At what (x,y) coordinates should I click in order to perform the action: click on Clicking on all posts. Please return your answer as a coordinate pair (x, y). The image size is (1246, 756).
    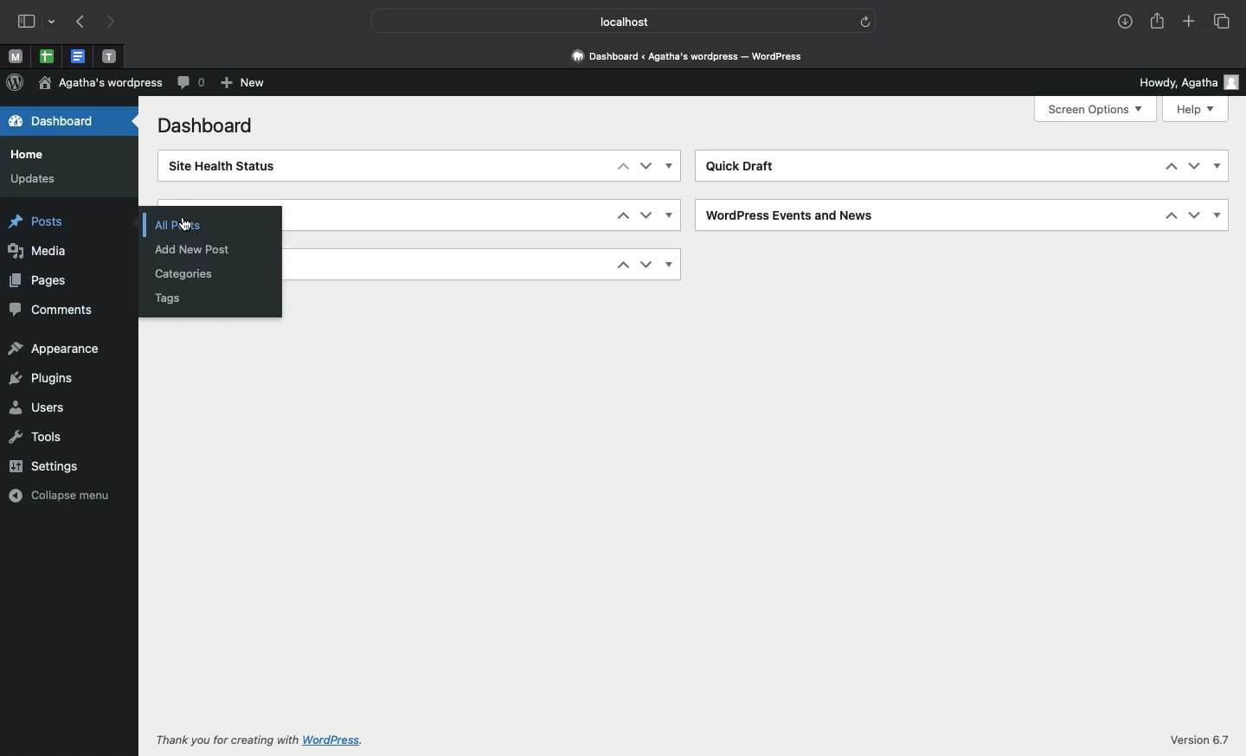
    Looking at the image, I should click on (186, 225).